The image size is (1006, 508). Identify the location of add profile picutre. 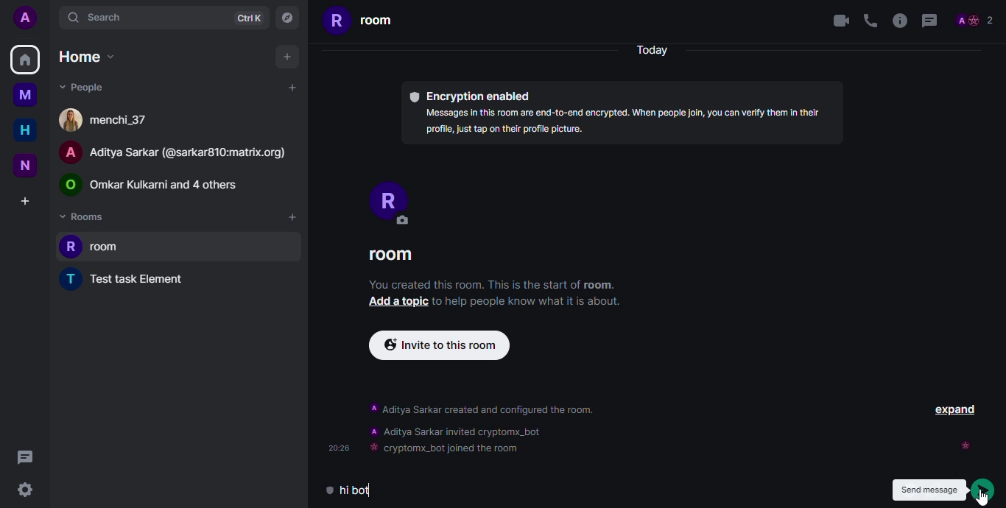
(24, 17).